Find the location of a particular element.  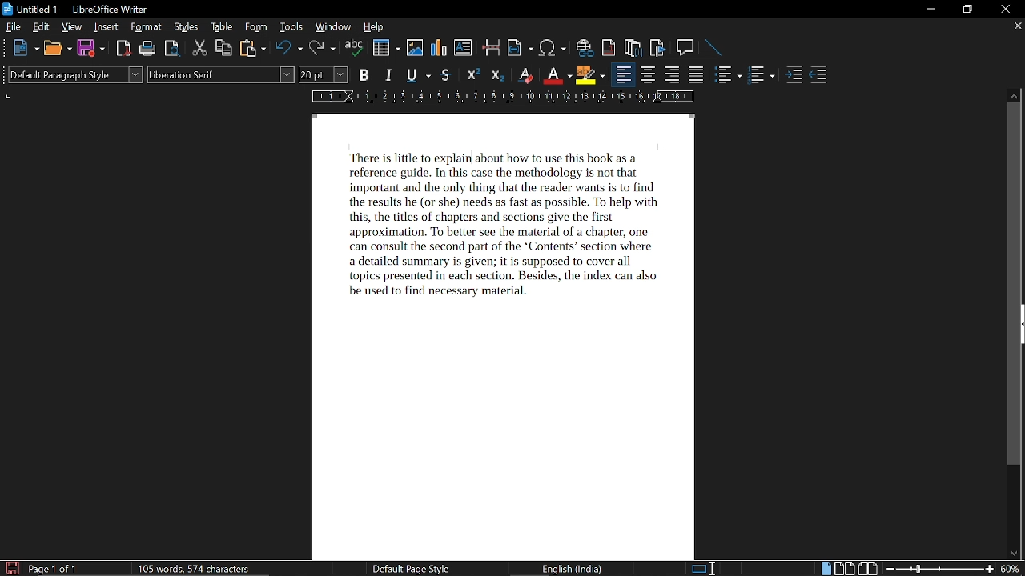

 is located at coordinates (6, 48).